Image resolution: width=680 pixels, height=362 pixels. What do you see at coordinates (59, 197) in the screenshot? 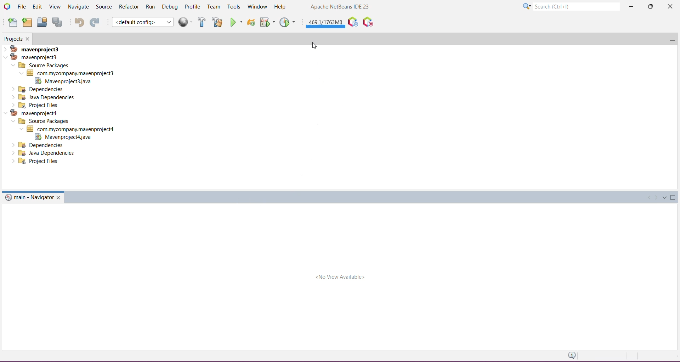
I see `Close Navigator Window` at bounding box center [59, 197].